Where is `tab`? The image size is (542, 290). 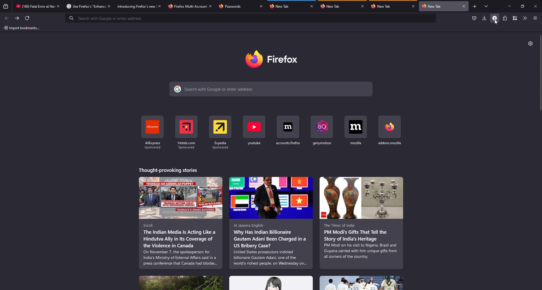
tab is located at coordinates (382, 7).